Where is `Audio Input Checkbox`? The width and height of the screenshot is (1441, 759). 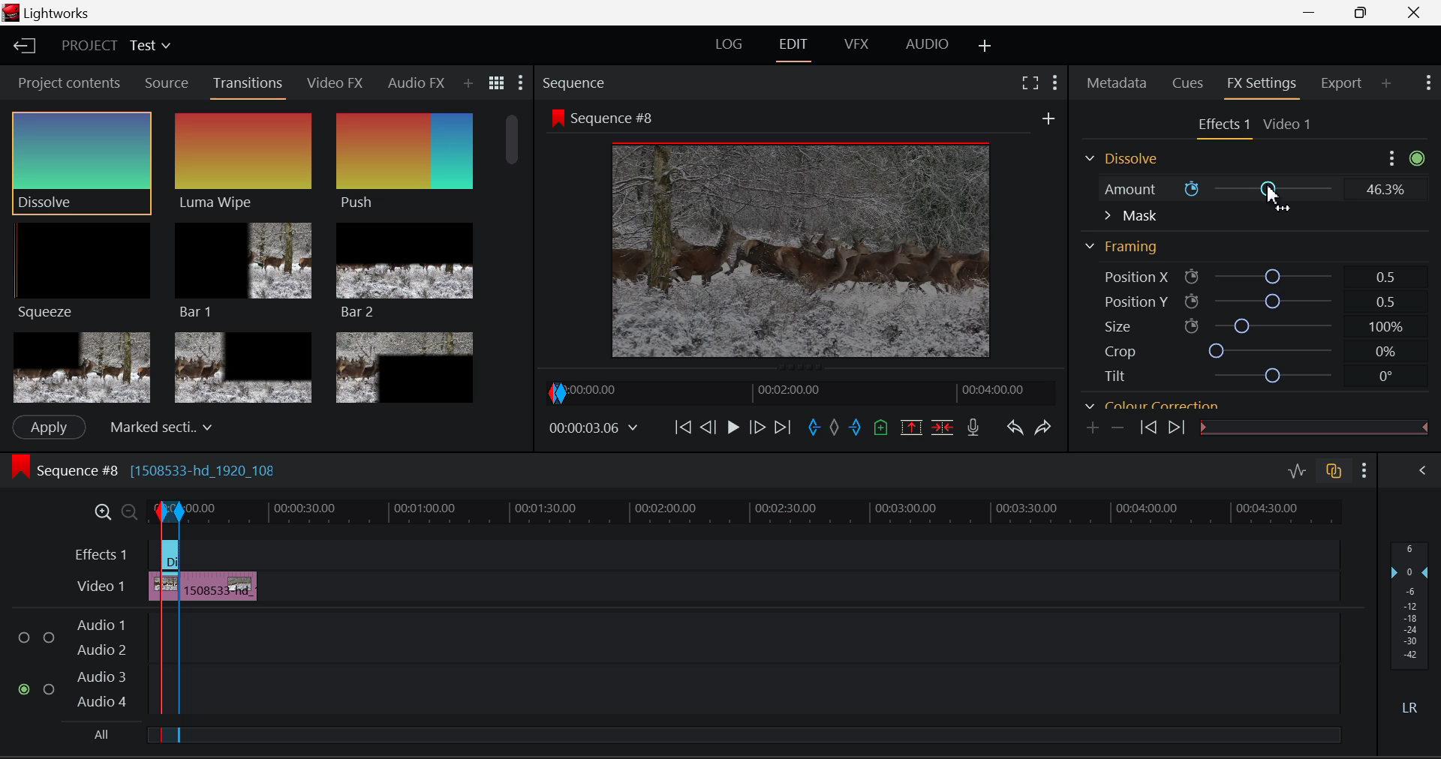
Audio Input Checkbox is located at coordinates (26, 688).